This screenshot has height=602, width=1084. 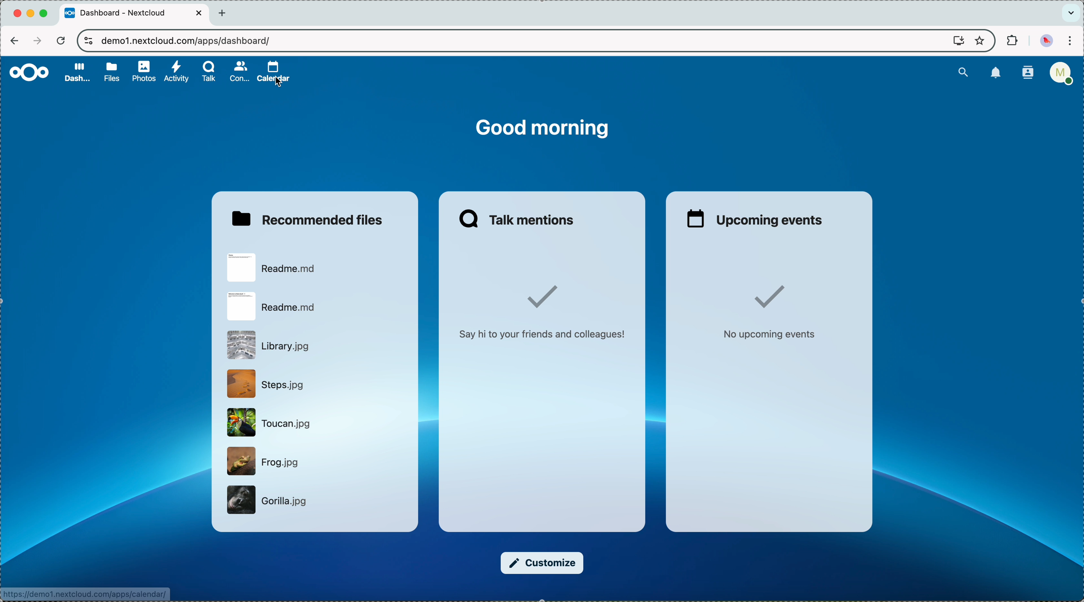 What do you see at coordinates (87, 594) in the screenshot?
I see `URL` at bounding box center [87, 594].